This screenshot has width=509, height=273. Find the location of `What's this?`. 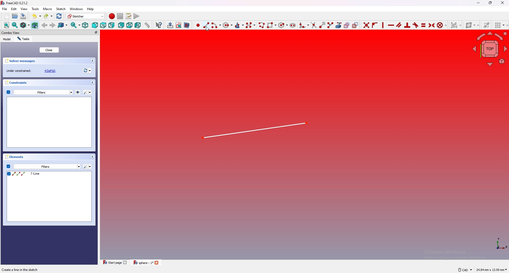

What's this? is located at coordinates (158, 25).